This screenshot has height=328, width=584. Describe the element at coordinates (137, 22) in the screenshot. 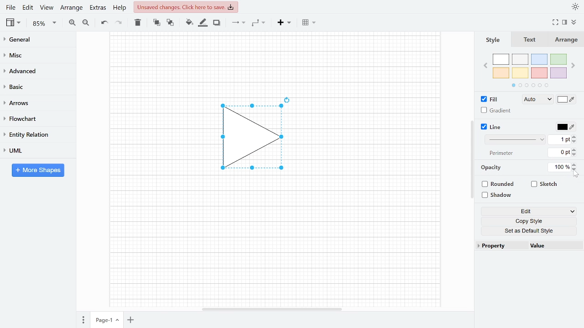

I see `Delete` at that location.